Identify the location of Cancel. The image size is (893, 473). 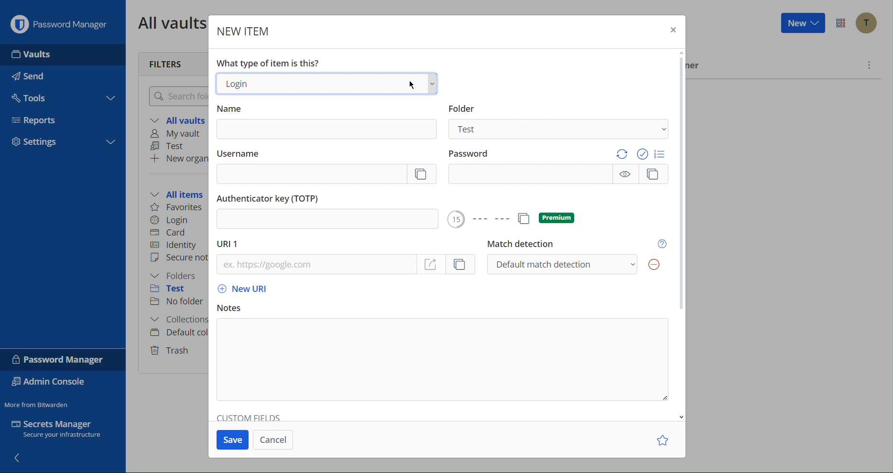
(273, 440).